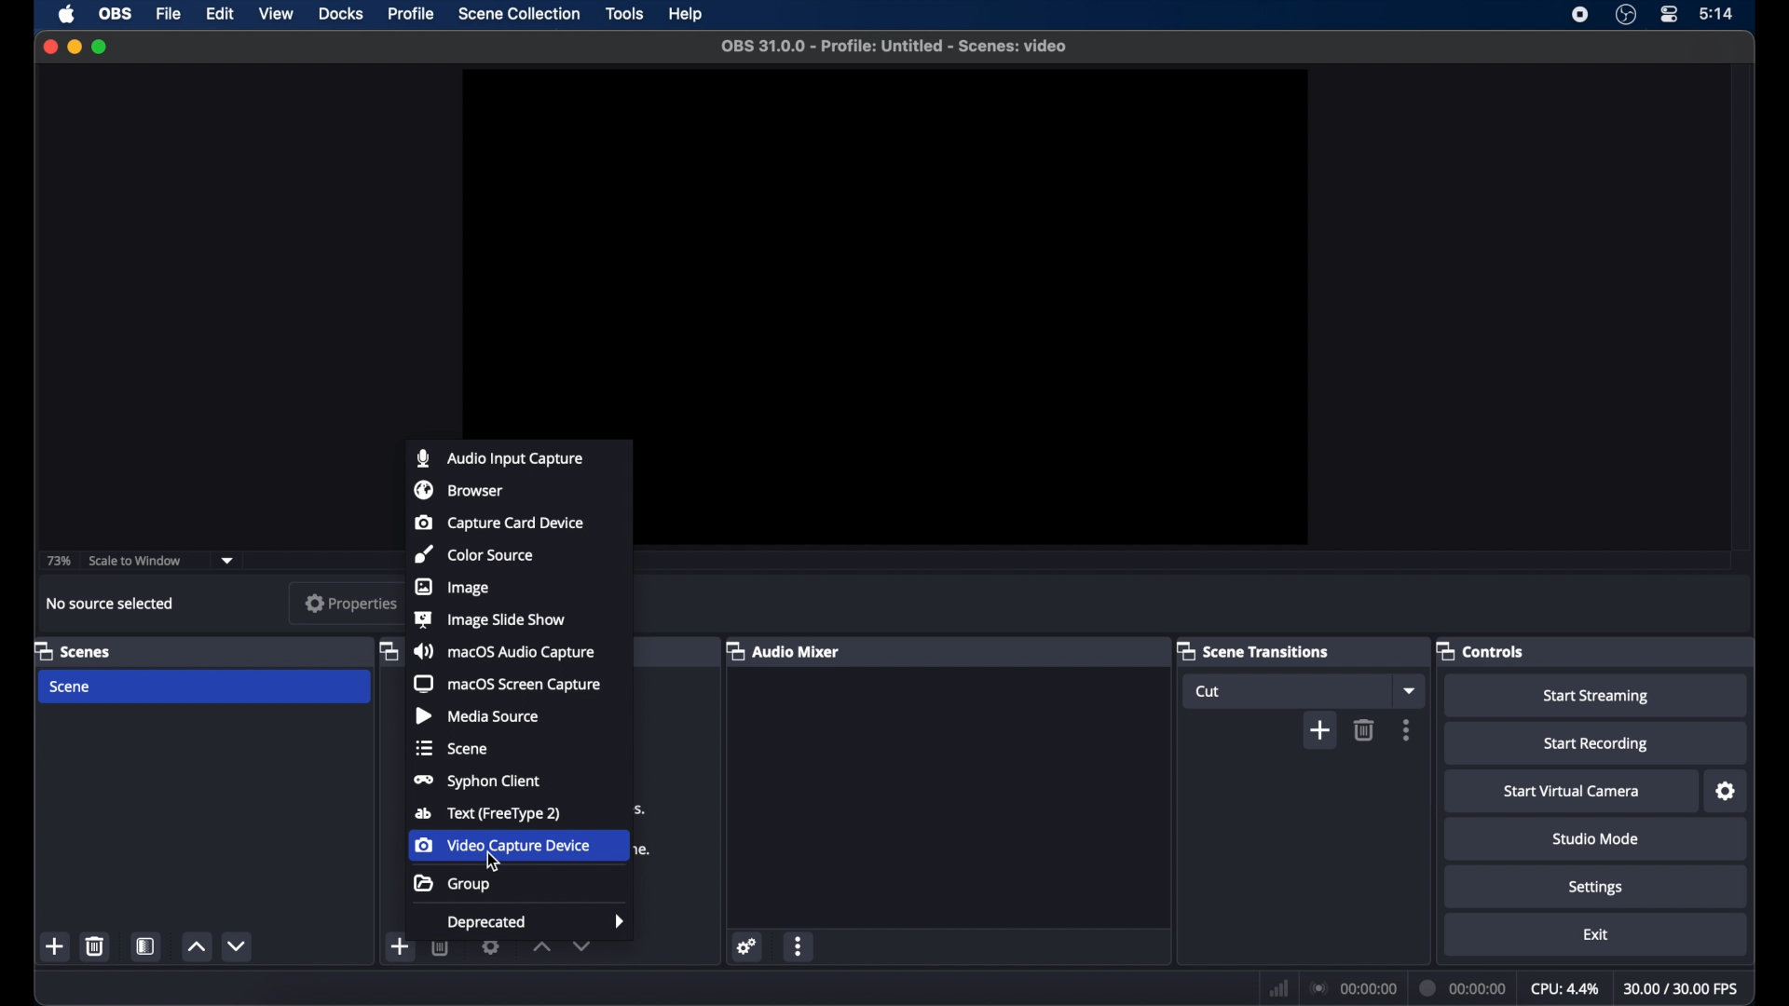 Image resolution: width=1789 pixels, height=1006 pixels. What do you see at coordinates (1277, 988) in the screenshot?
I see `network` at bounding box center [1277, 988].